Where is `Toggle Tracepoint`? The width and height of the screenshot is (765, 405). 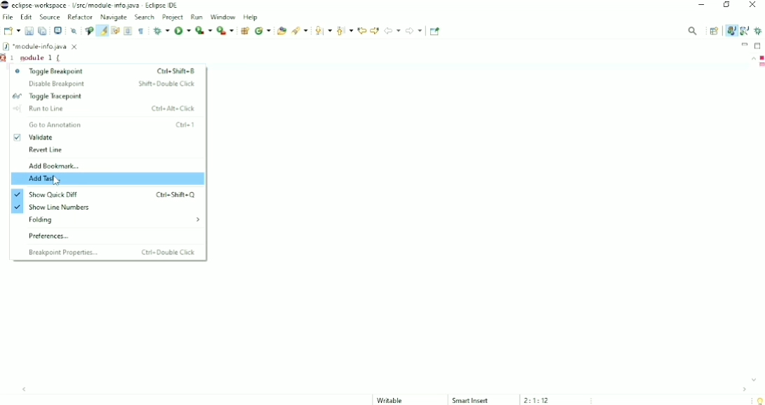
Toggle Tracepoint is located at coordinates (47, 97).